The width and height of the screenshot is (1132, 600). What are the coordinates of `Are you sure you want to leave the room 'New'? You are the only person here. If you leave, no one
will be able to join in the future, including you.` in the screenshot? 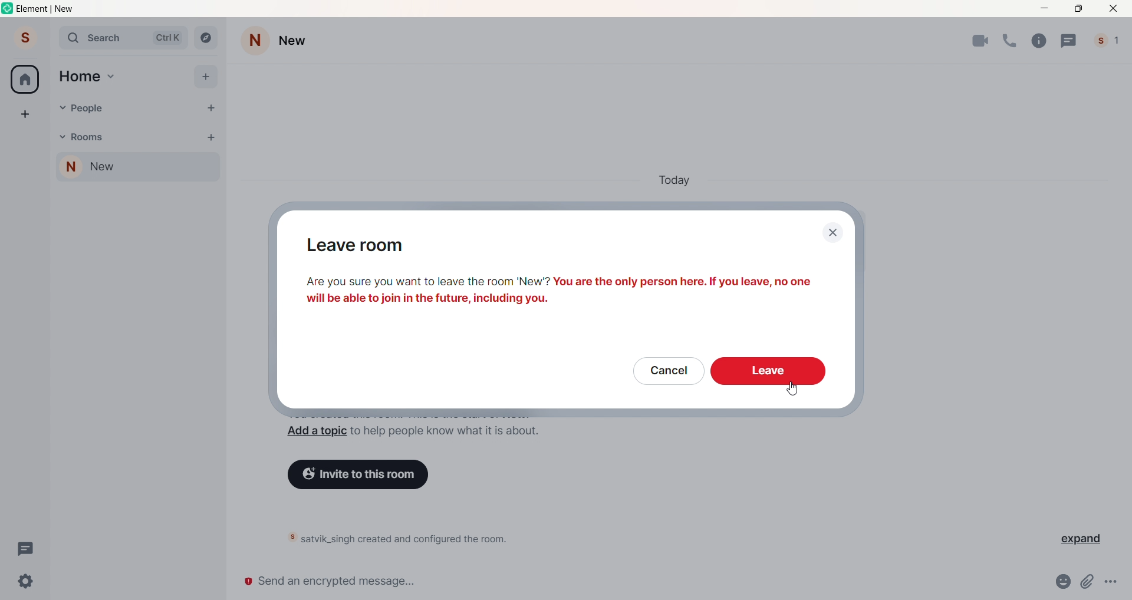 It's located at (568, 292).